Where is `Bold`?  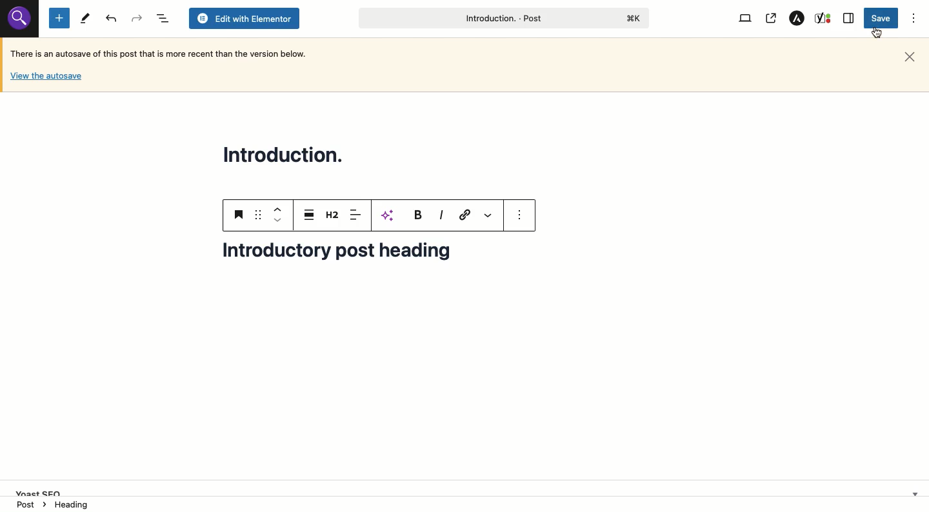 Bold is located at coordinates (417, 214).